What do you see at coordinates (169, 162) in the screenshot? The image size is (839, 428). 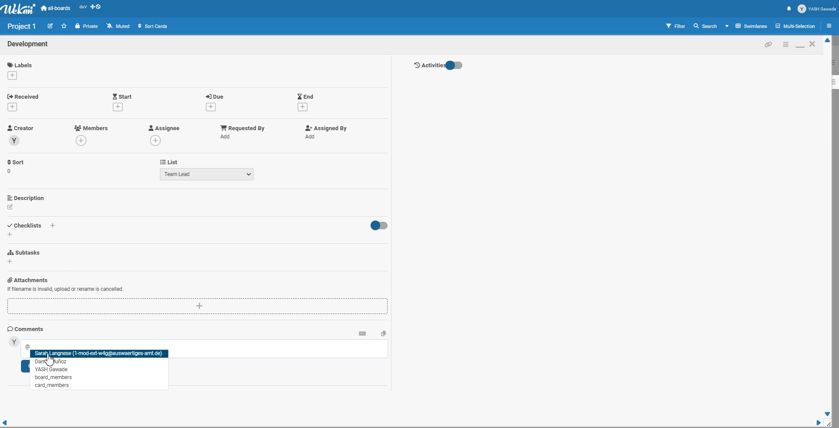 I see `List` at bounding box center [169, 162].